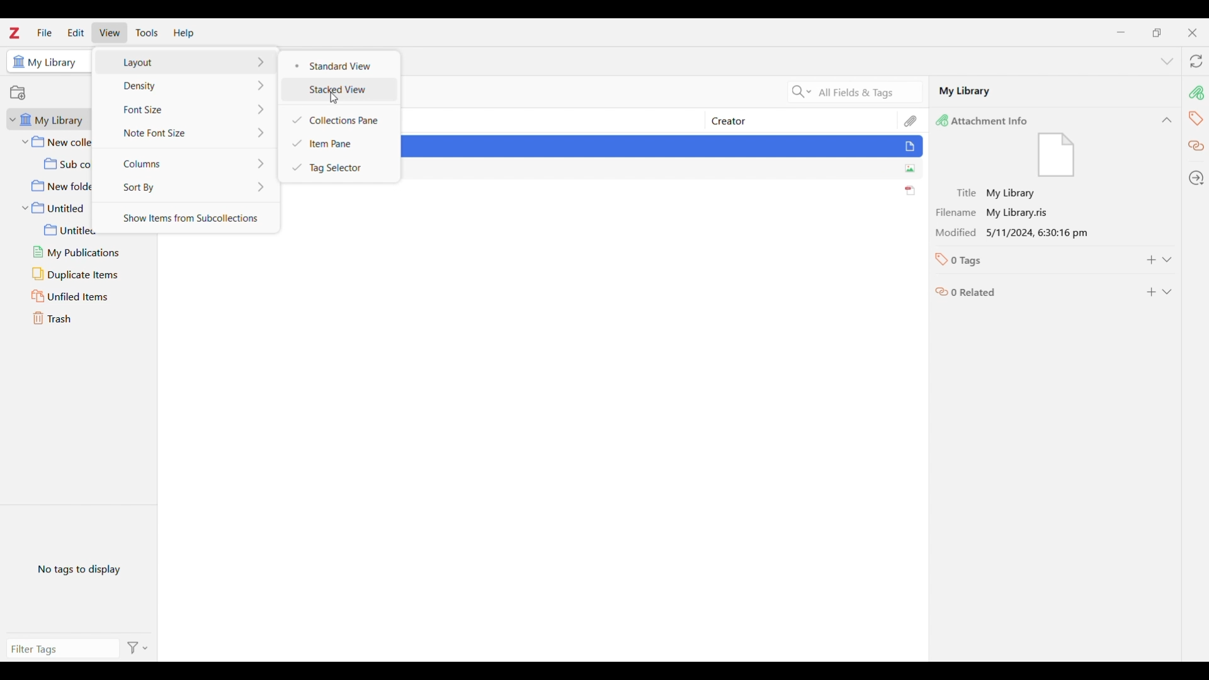 This screenshot has width=1209, height=680. Describe the element at coordinates (14, 33) in the screenshot. I see `Software logo` at that location.